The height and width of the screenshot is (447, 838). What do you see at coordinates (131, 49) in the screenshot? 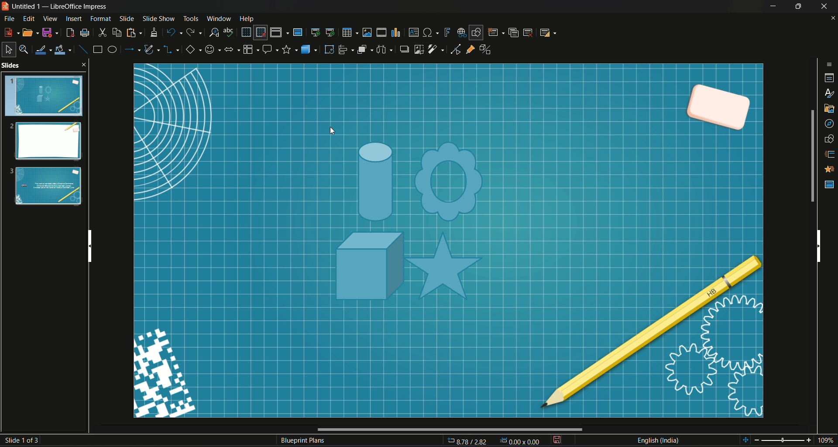
I see `lines and arrow` at bounding box center [131, 49].